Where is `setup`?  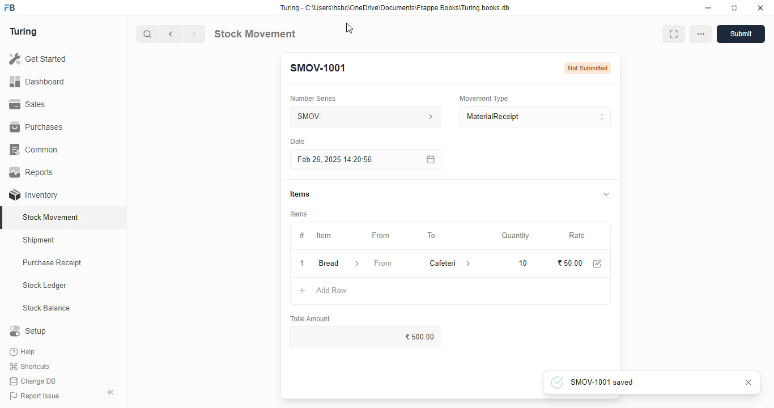
setup is located at coordinates (28, 330).